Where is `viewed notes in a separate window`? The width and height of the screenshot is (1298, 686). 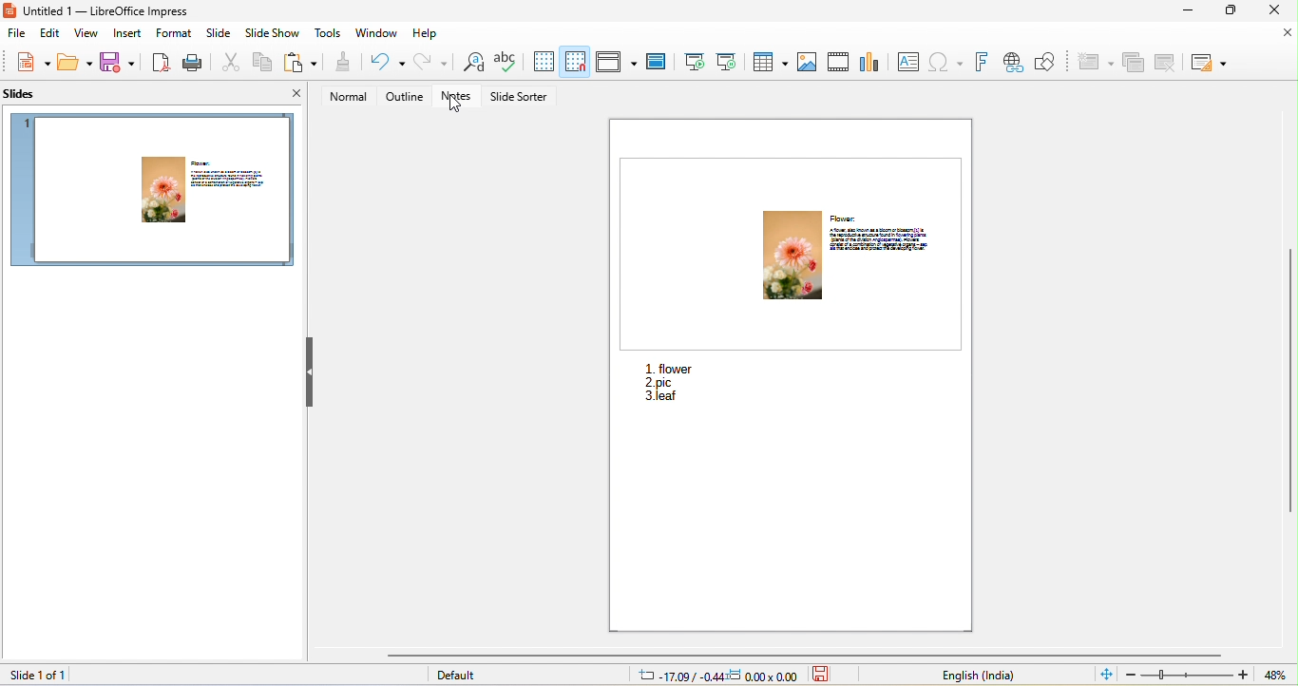 viewed notes in a separate window is located at coordinates (791, 492).